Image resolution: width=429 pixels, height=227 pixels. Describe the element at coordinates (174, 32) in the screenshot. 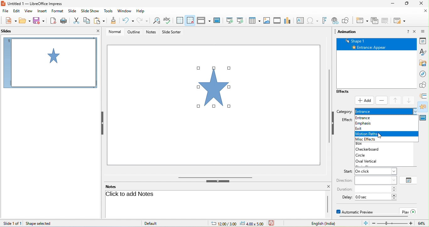

I see `slide sorter` at that location.